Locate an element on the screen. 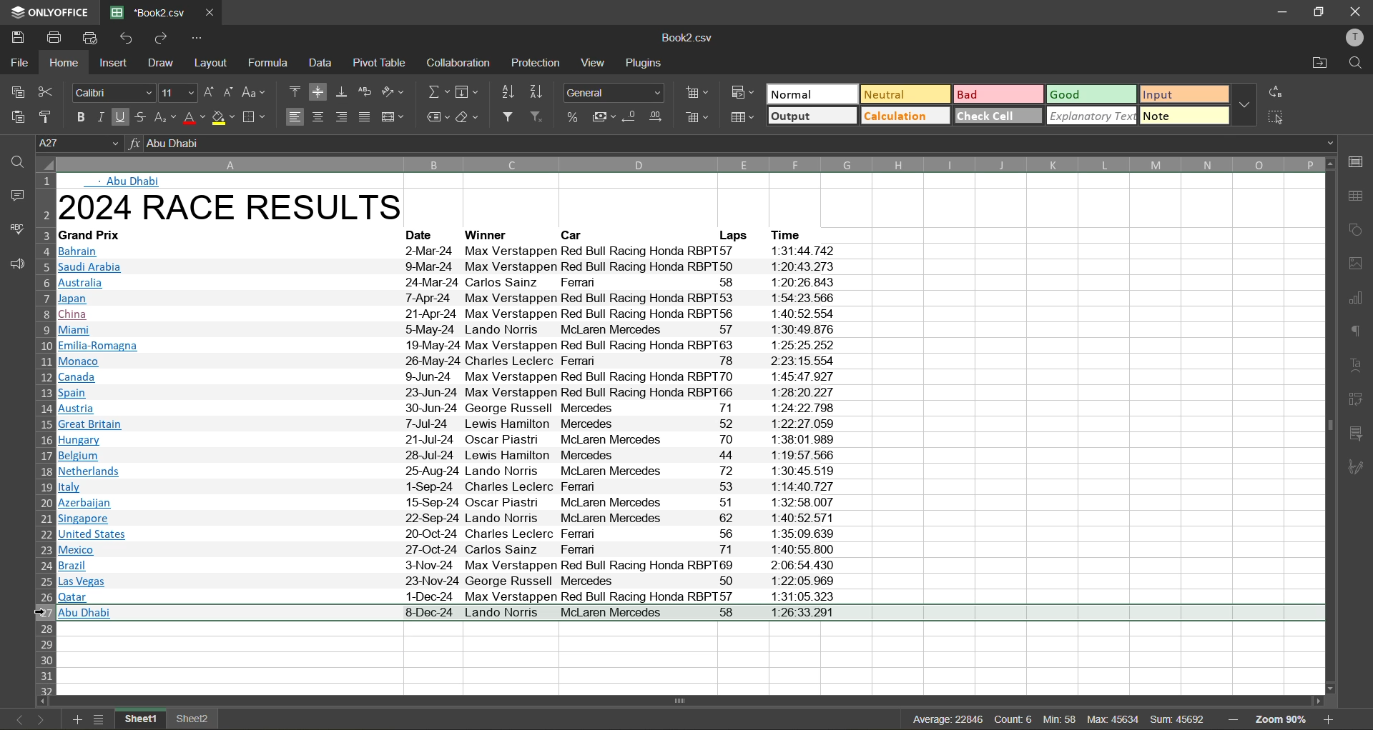 Image resolution: width=1373 pixels, height=730 pixels. font style is located at coordinates (112, 92).